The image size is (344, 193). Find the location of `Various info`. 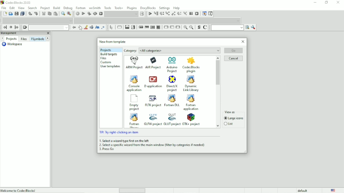

Various info is located at coordinates (211, 13).